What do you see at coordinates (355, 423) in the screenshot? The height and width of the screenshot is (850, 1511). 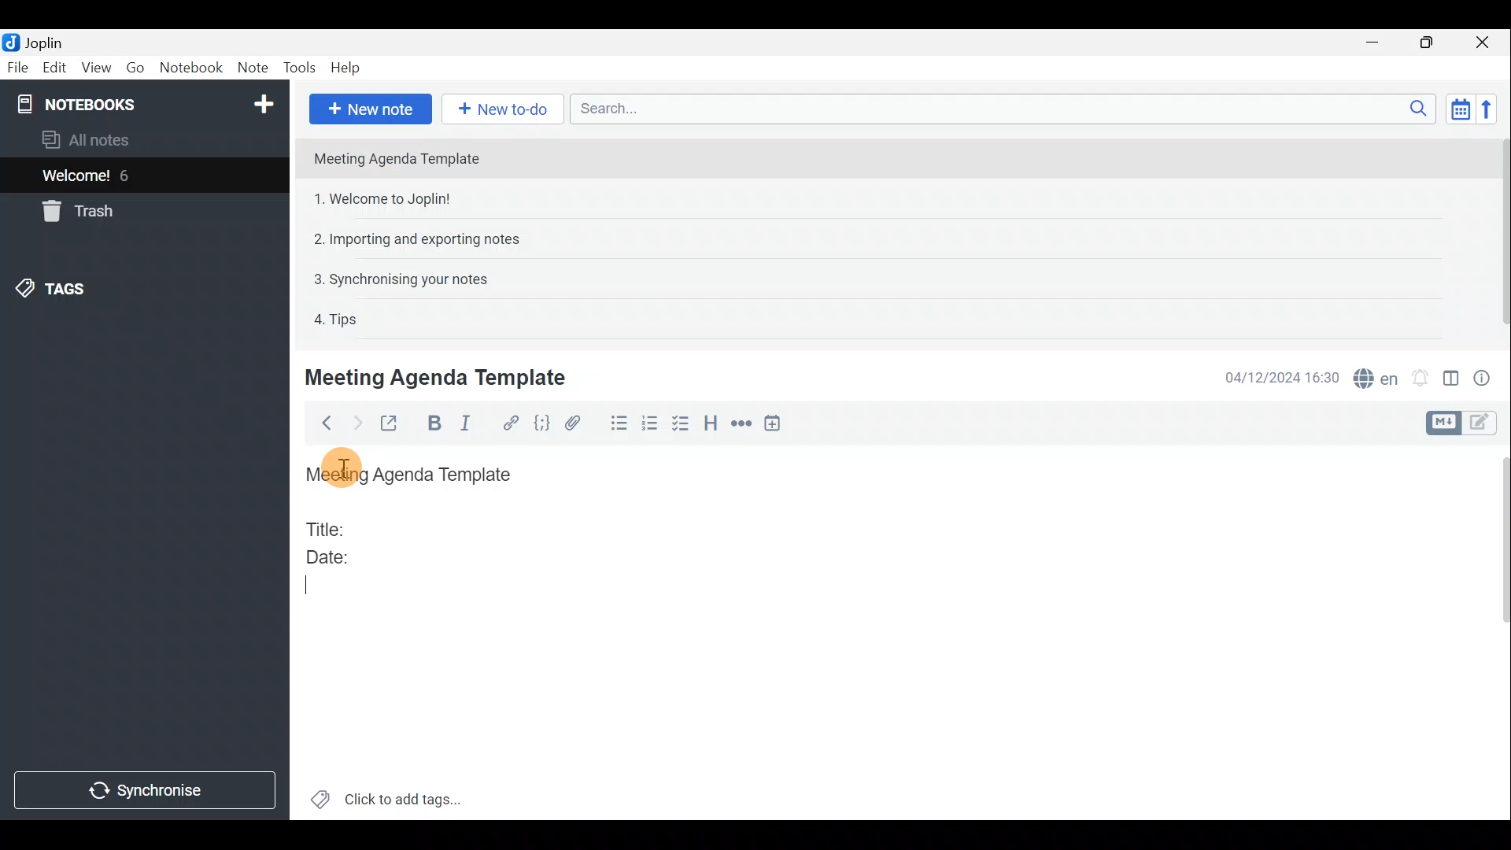 I see `Forward` at bounding box center [355, 423].